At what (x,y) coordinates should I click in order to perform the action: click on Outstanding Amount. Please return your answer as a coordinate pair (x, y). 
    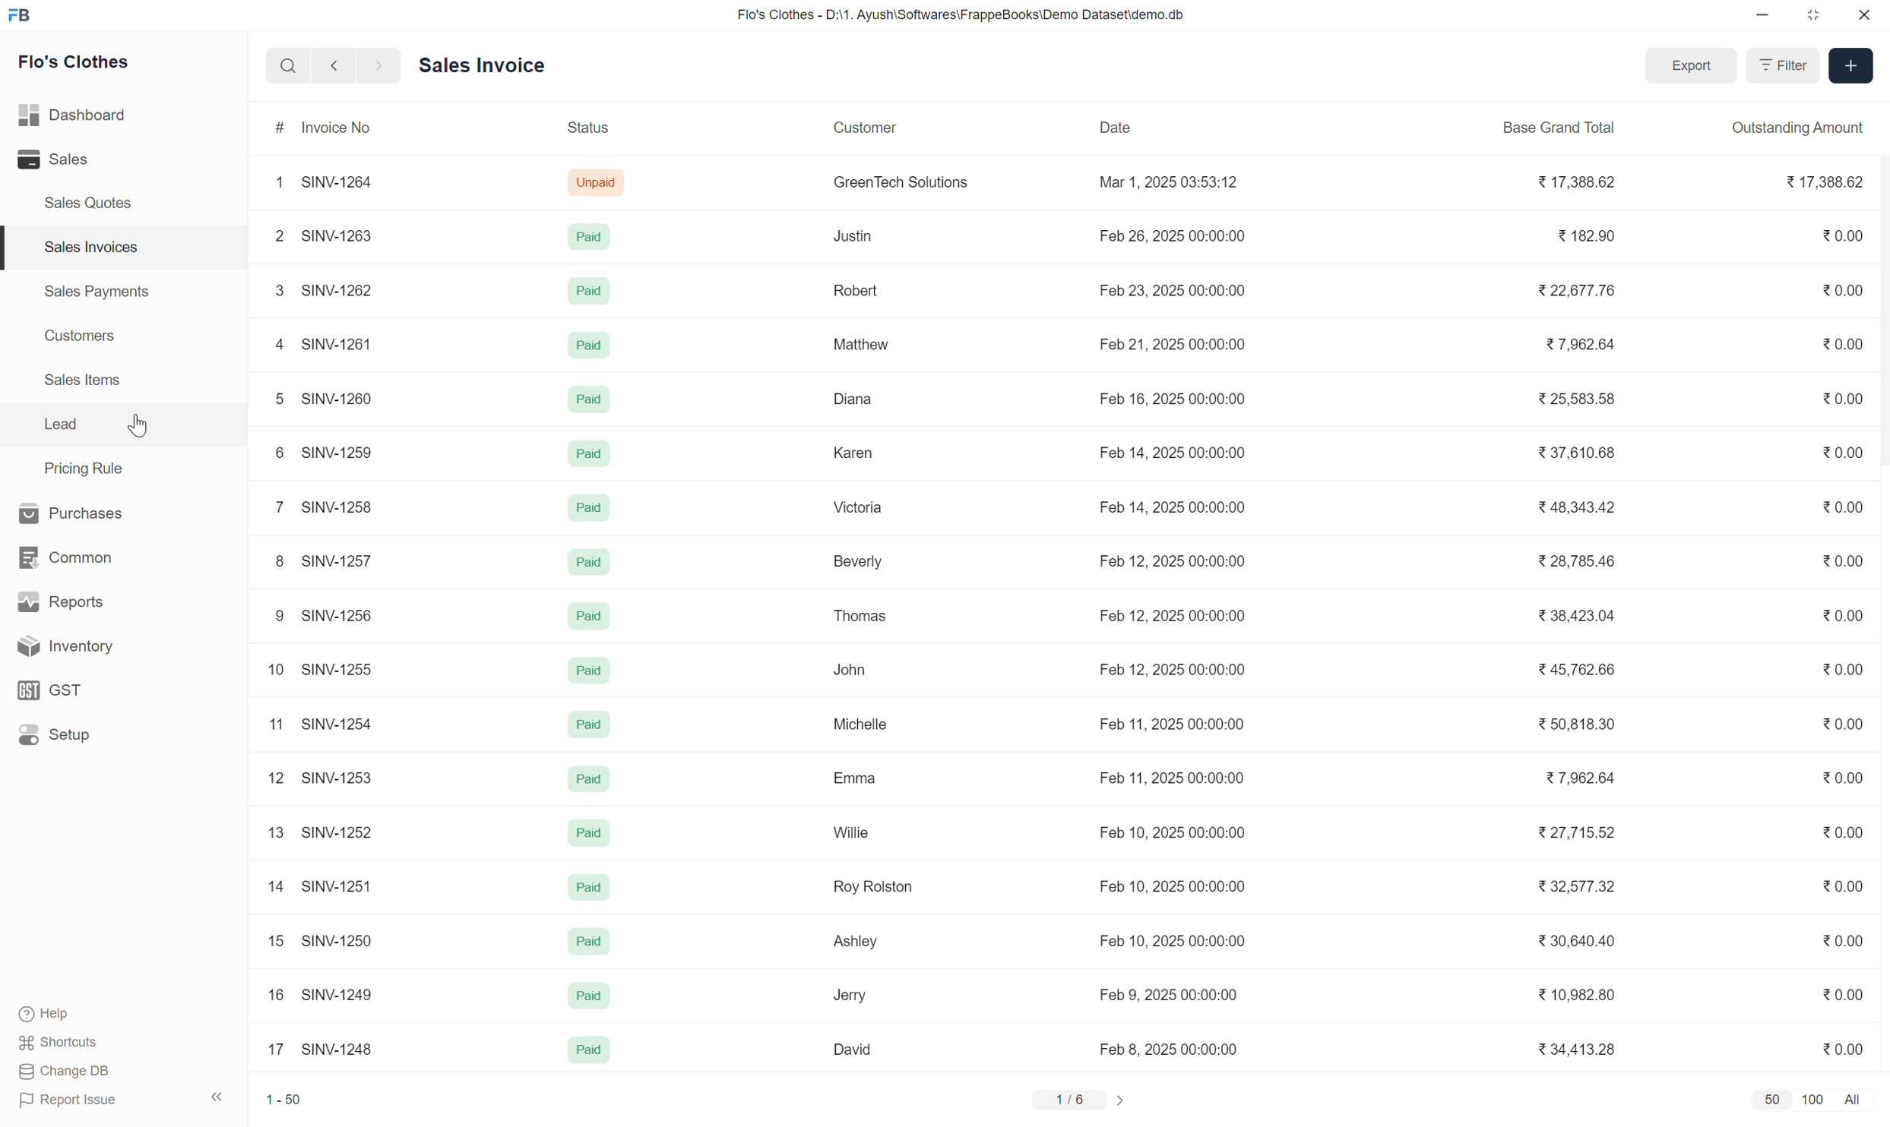
    Looking at the image, I should click on (1791, 127).